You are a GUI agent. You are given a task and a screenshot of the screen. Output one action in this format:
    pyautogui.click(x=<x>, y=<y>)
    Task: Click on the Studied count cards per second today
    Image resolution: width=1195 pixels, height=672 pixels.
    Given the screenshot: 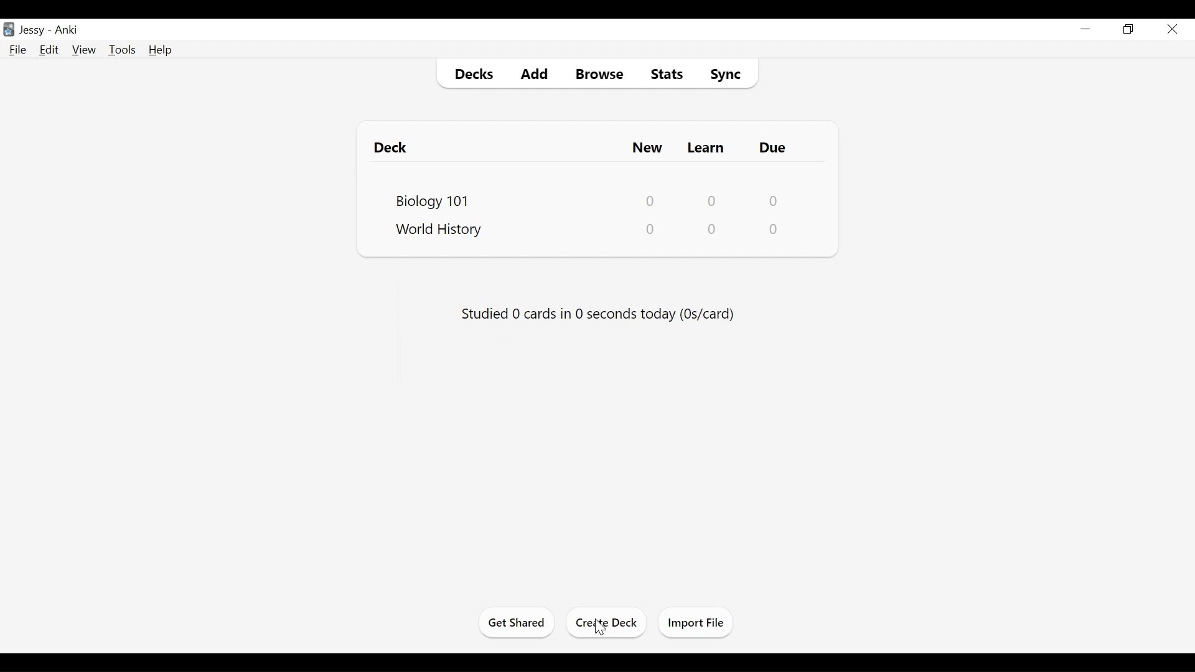 What is the action you would take?
    pyautogui.click(x=595, y=314)
    